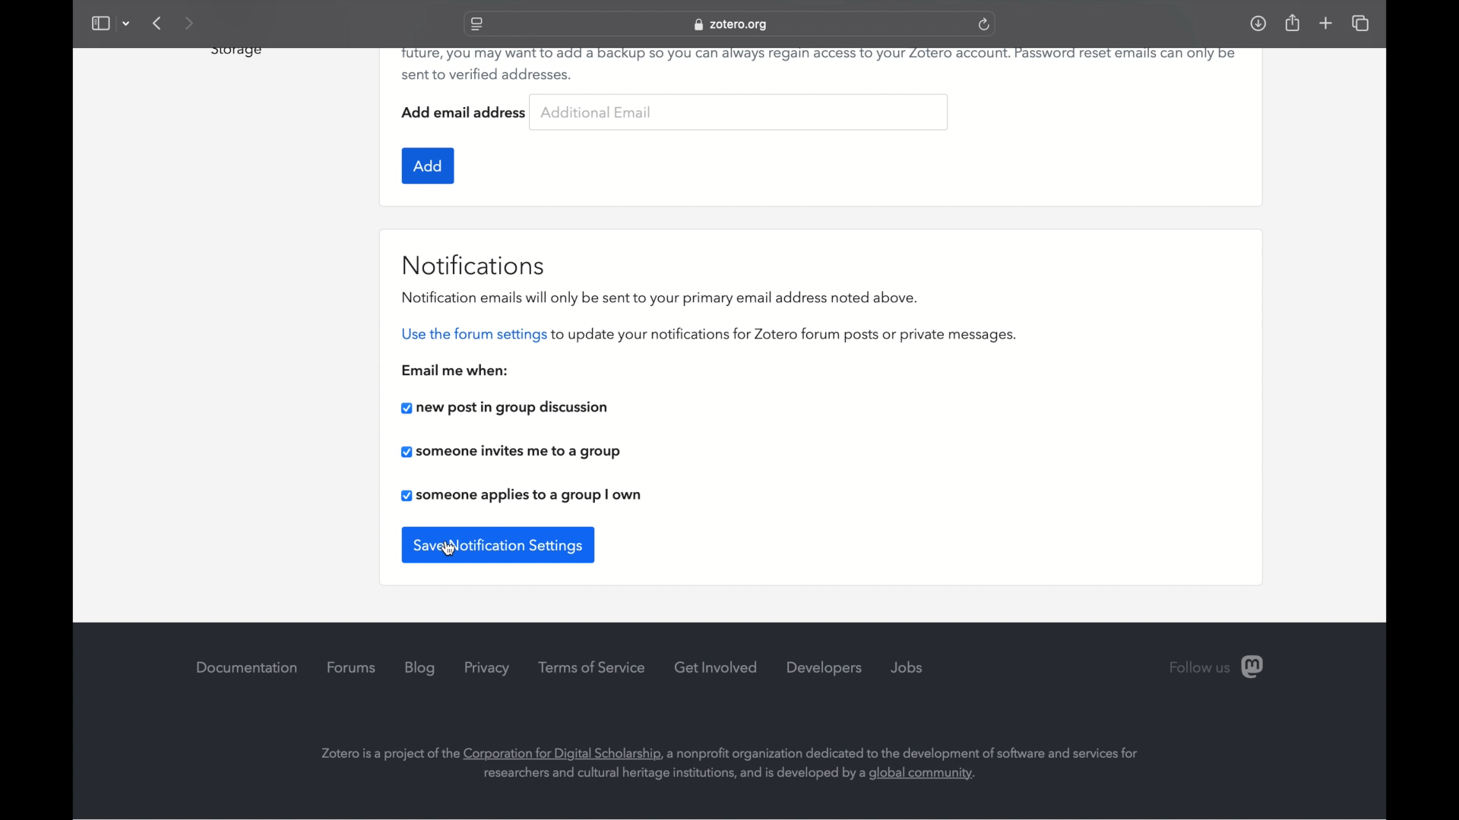 The height and width of the screenshot is (820, 1459). I want to click on someone applies to a group i own, so click(520, 494).